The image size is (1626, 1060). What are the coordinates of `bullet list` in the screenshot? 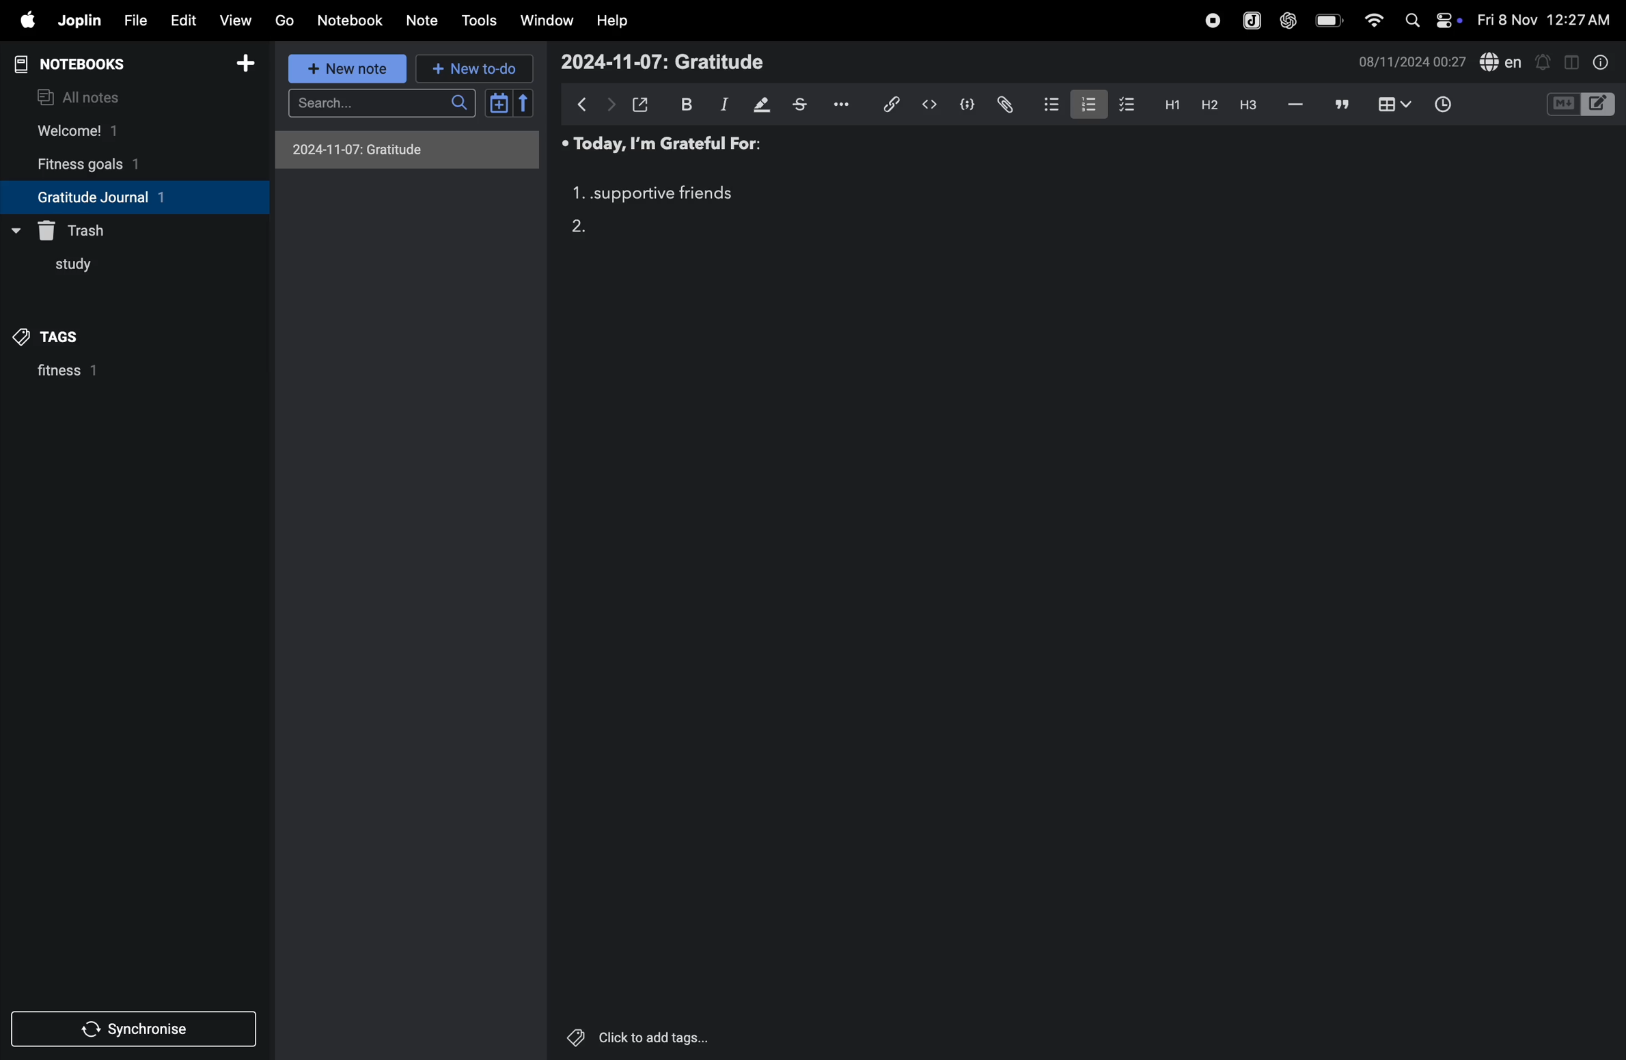 It's located at (1045, 104).